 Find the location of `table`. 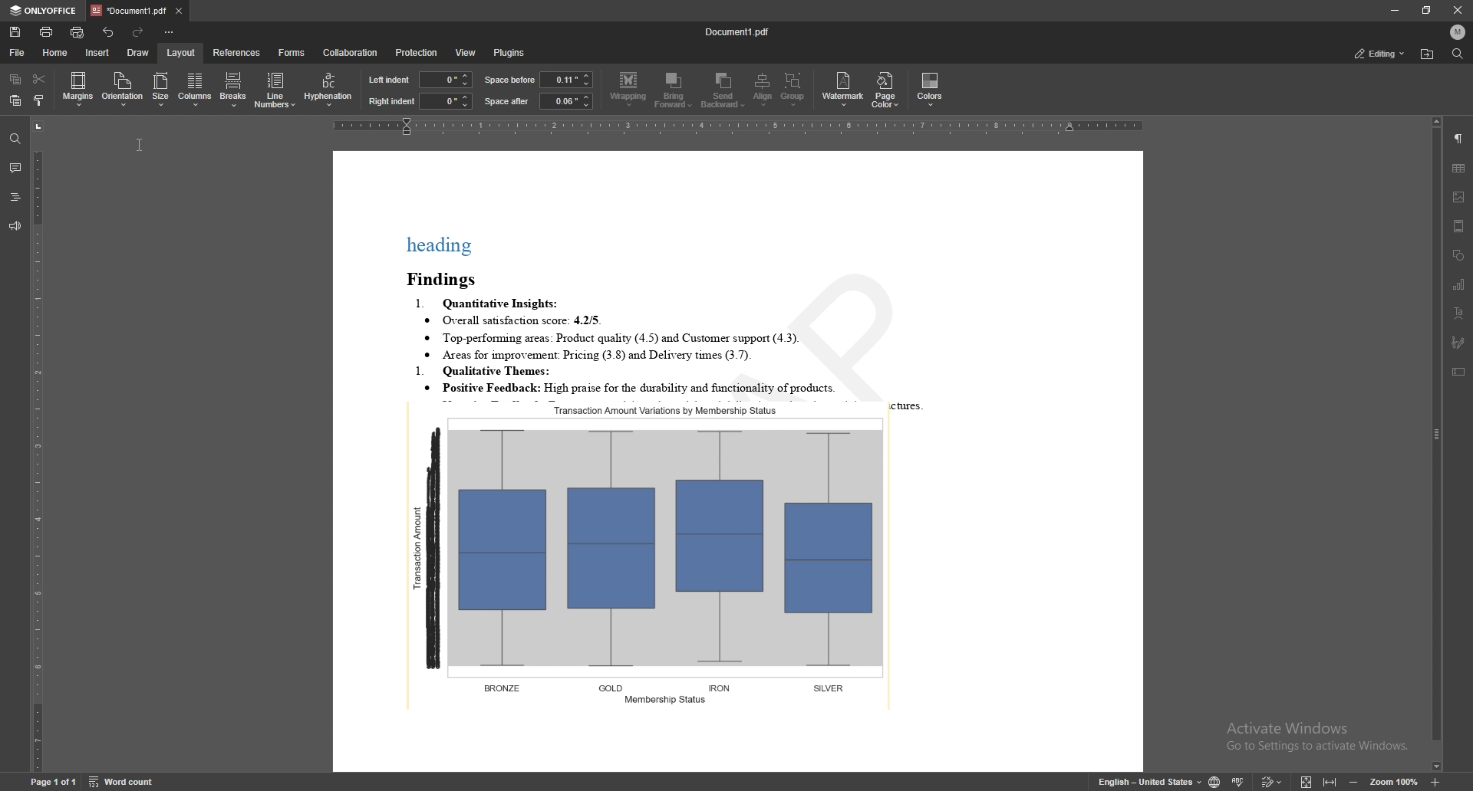

table is located at coordinates (1459, 169).